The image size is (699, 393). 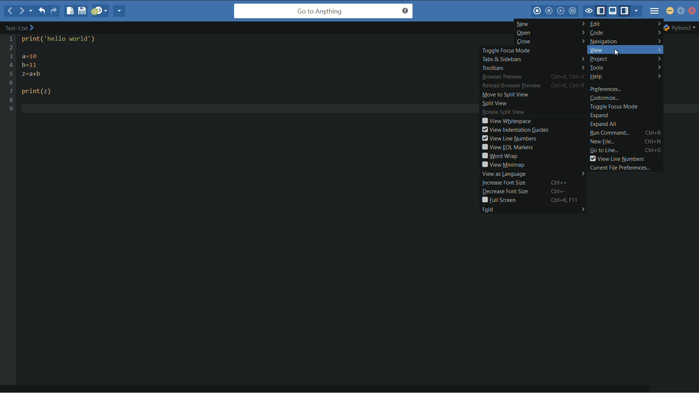 What do you see at coordinates (563, 191) in the screenshot?
I see `Ctrl+-` at bounding box center [563, 191].